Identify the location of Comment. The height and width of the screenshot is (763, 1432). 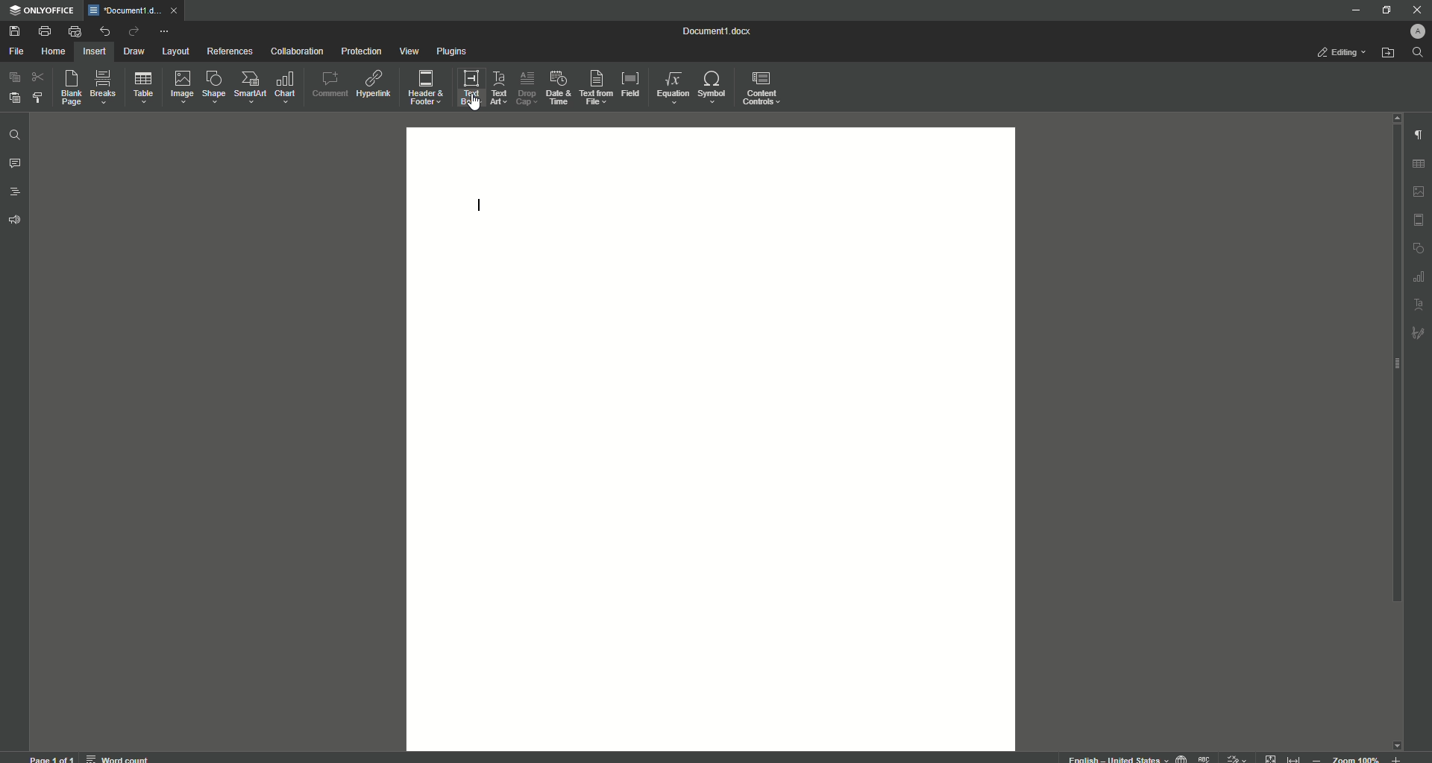
(330, 84).